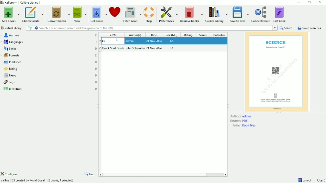 Image resolution: width=326 pixels, height=183 pixels. What do you see at coordinates (239, 14) in the screenshot?
I see `Save to disk` at bounding box center [239, 14].